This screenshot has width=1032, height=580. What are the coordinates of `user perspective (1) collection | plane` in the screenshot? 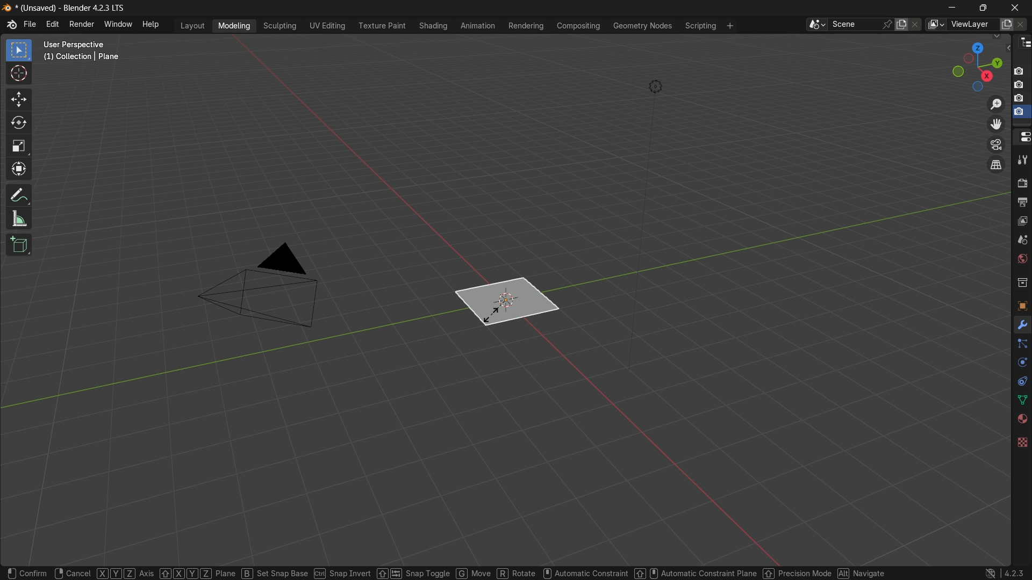 It's located at (104, 59).